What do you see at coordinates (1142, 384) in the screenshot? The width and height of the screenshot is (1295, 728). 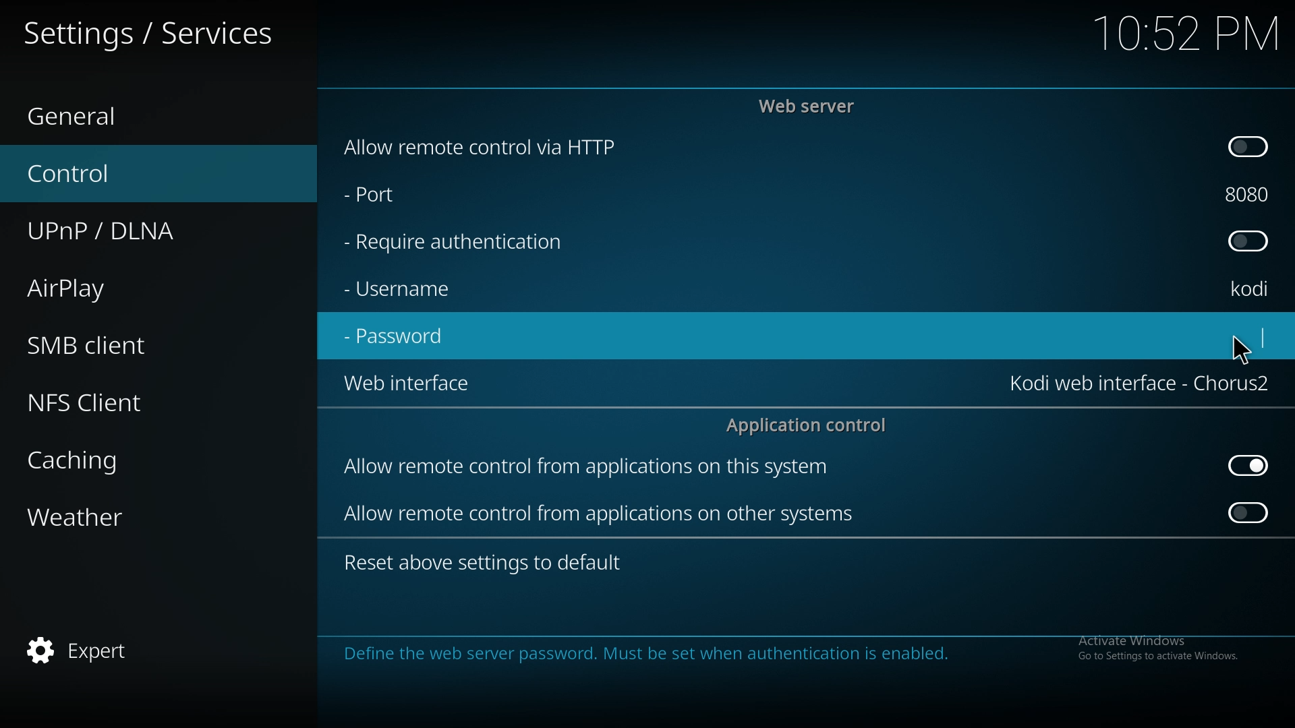 I see `web interface` at bounding box center [1142, 384].